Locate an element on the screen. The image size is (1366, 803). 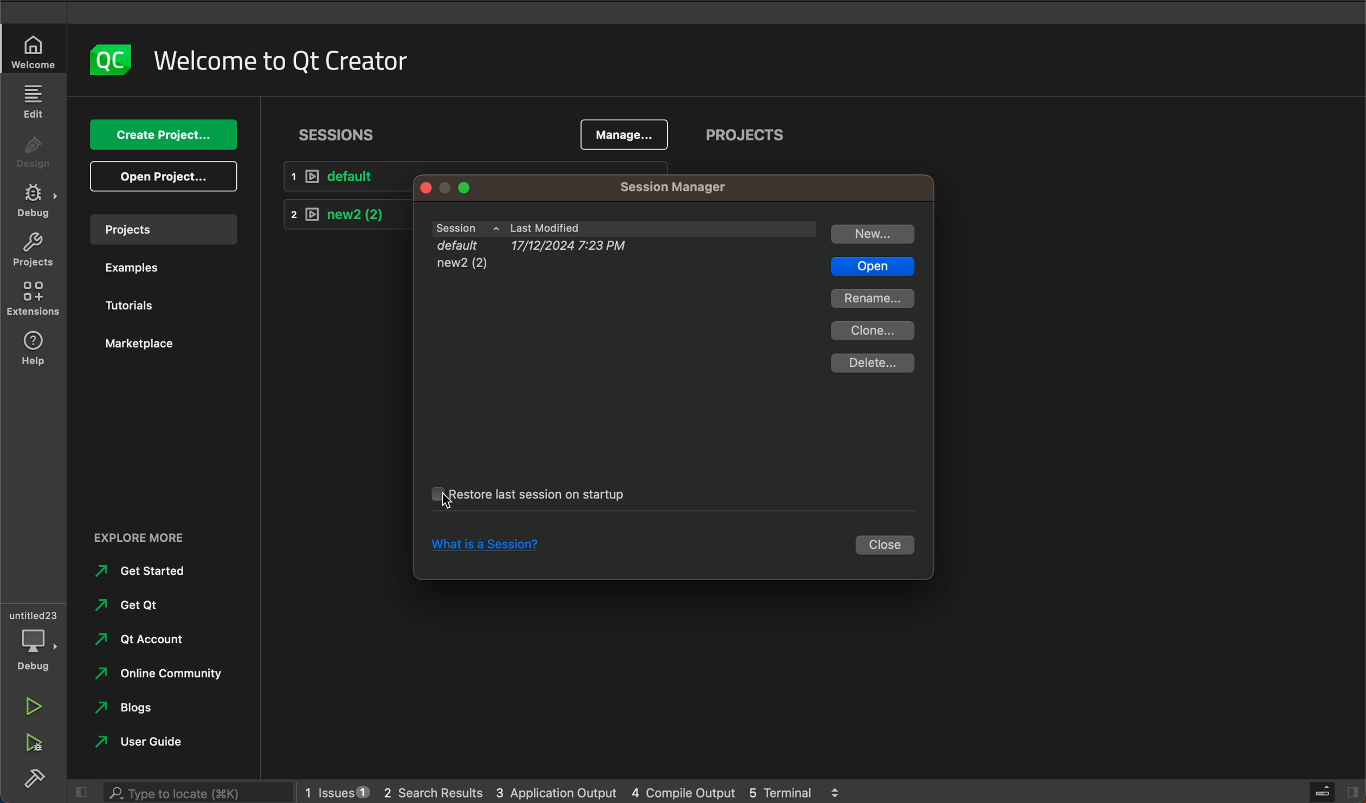
debug is located at coordinates (35, 639).